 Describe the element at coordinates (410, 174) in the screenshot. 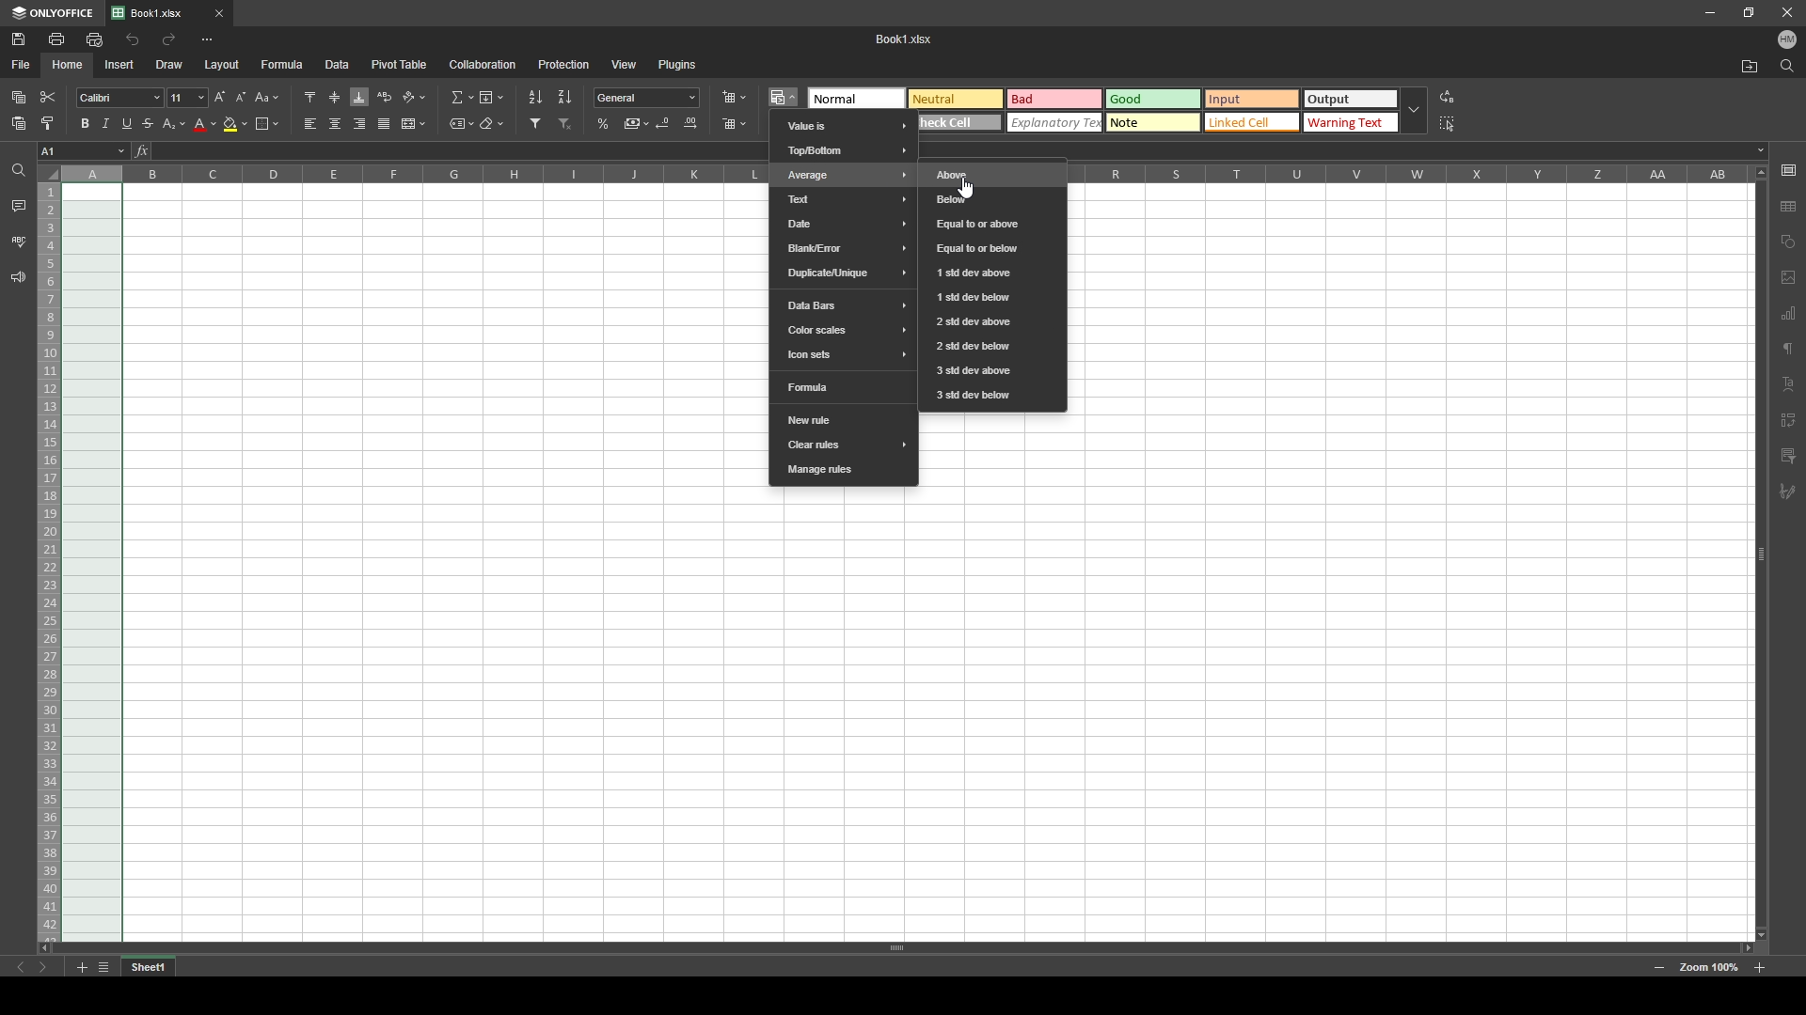

I see `cell columns` at that location.